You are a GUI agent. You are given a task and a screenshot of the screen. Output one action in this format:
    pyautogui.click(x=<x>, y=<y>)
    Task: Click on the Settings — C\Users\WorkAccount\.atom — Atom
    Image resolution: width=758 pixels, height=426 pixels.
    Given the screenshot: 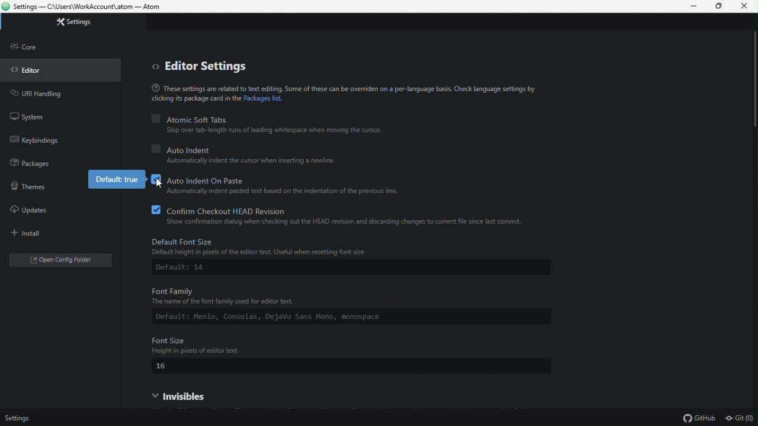 What is the action you would take?
    pyautogui.click(x=89, y=7)
    